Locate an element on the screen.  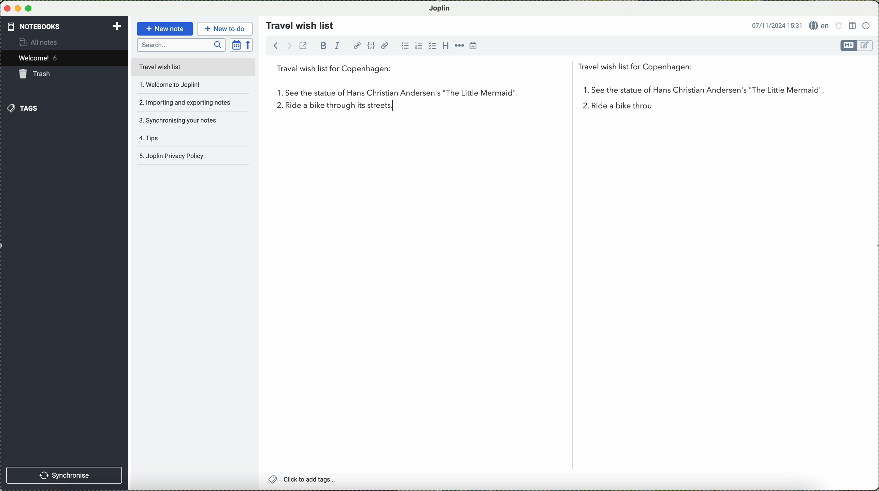
bold is located at coordinates (323, 45).